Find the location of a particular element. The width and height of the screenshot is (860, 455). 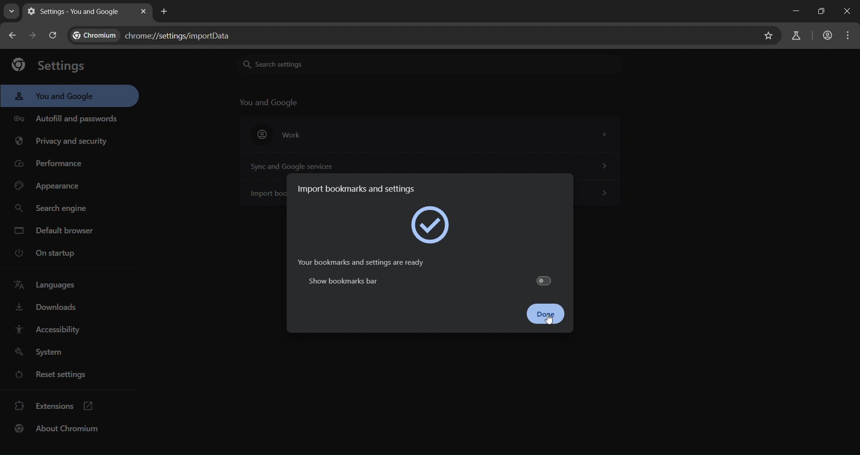

Import bookmarks and settings is located at coordinates (361, 187).